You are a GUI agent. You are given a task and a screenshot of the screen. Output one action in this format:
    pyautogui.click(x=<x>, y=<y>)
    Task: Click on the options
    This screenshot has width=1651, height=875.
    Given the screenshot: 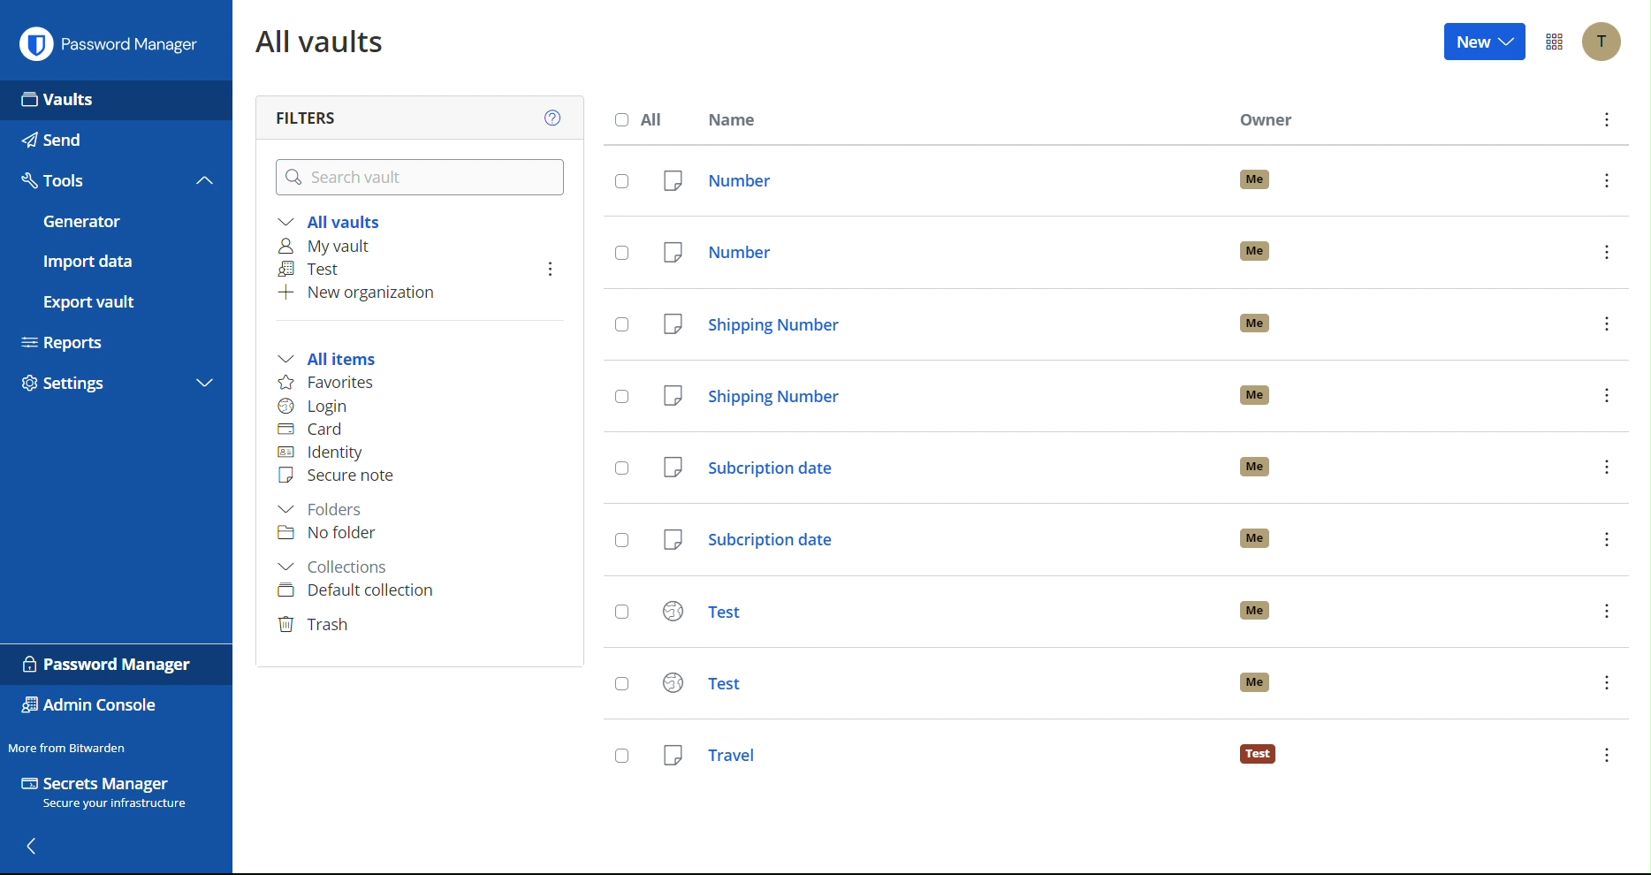 What is the action you would take?
    pyautogui.click(x=1606, y=468)
    